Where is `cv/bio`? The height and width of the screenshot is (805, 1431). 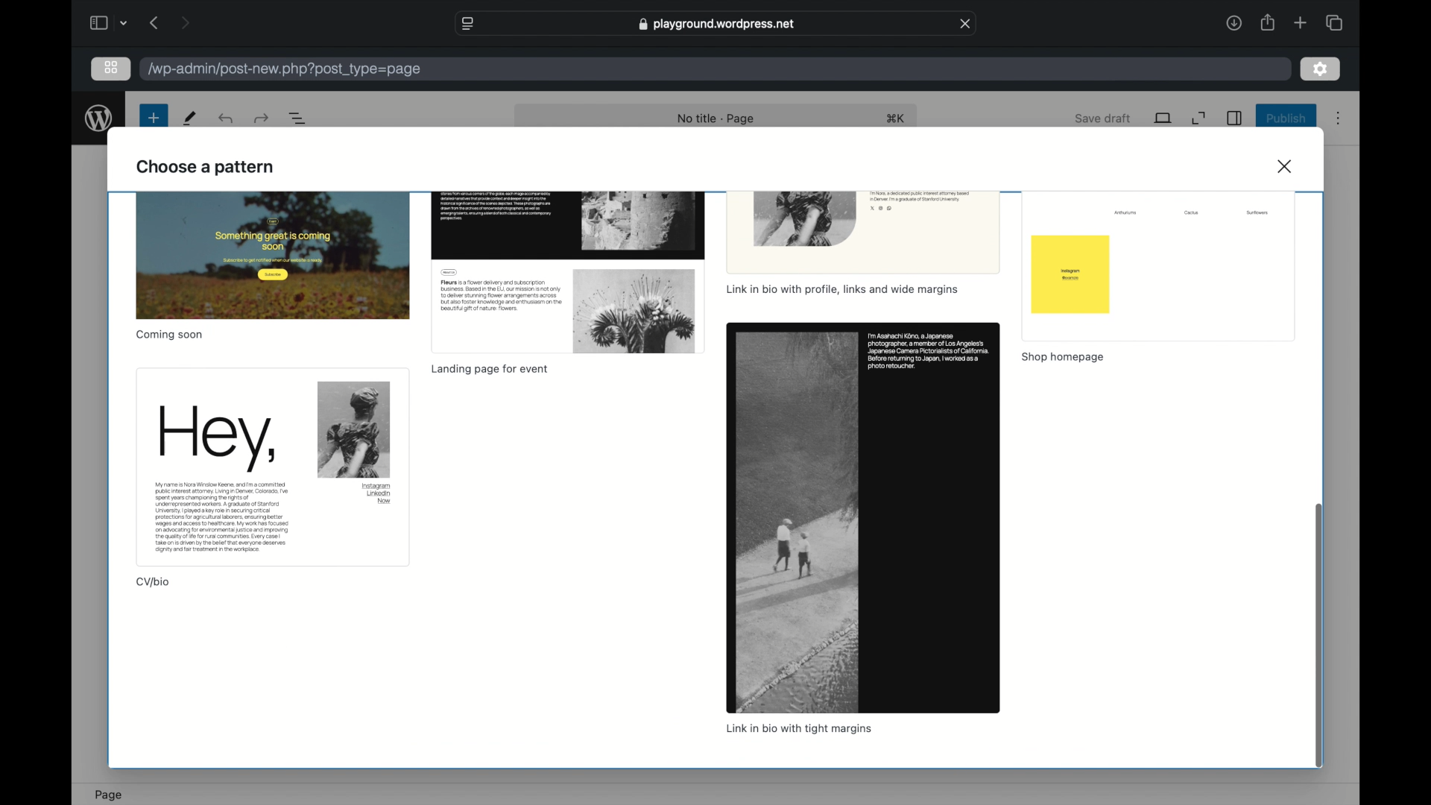 cv/bio is located at coordinates (154, 582).